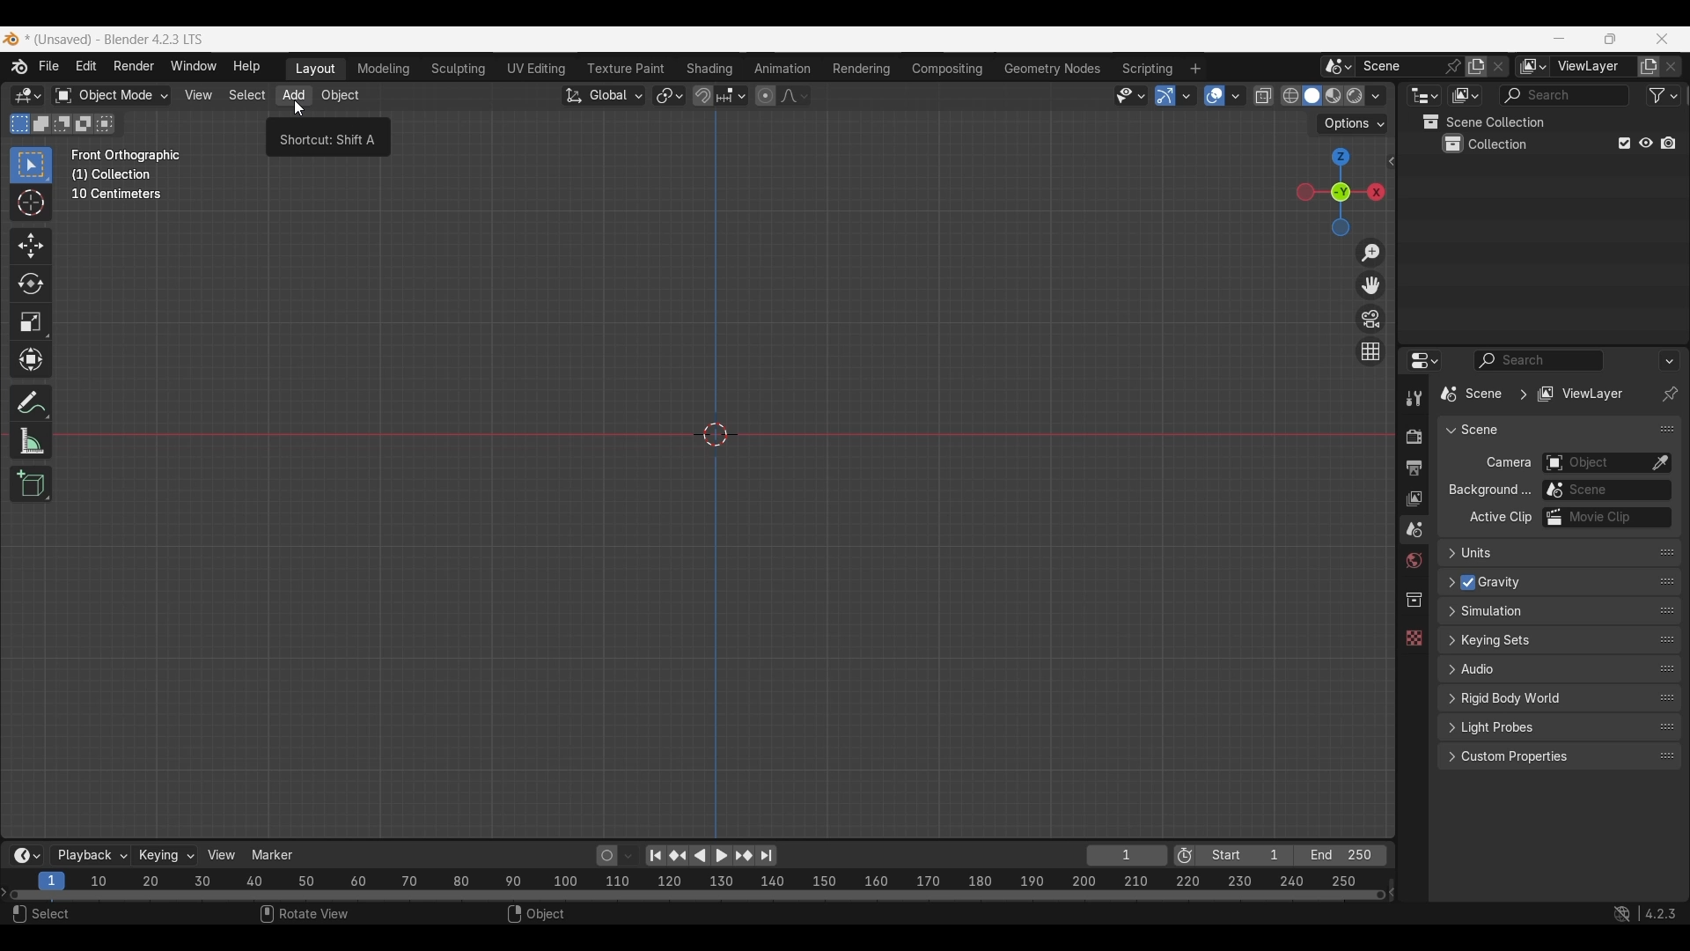 This screenshot has width=1690, height=951. I want to click on Intersect existing selection, so click(104, 124).